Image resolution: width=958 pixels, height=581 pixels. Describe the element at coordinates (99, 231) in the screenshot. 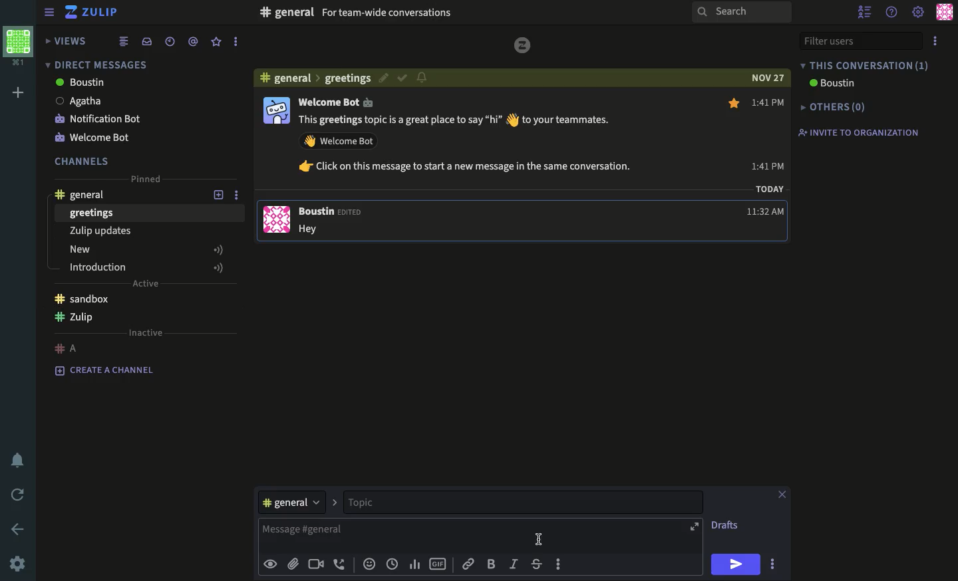

I see `Zulip updates` at that location.